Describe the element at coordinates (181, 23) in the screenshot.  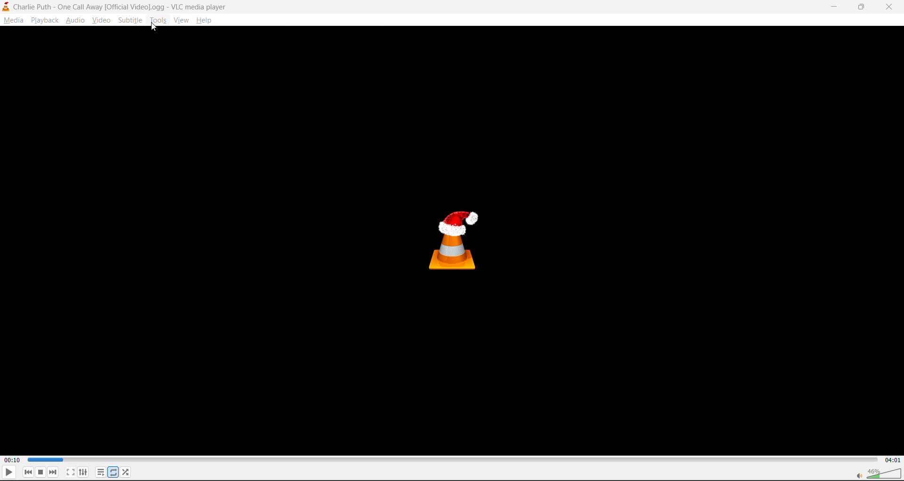
I see `view` at that location.